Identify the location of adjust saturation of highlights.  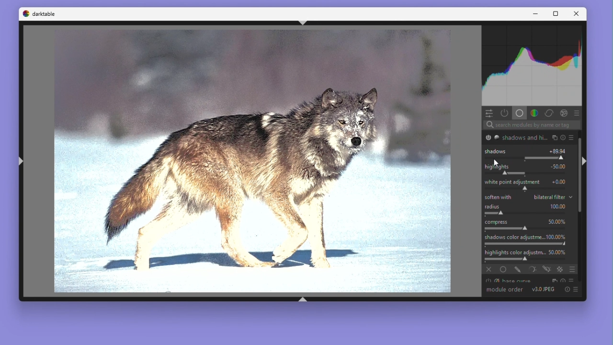
(506, 260).